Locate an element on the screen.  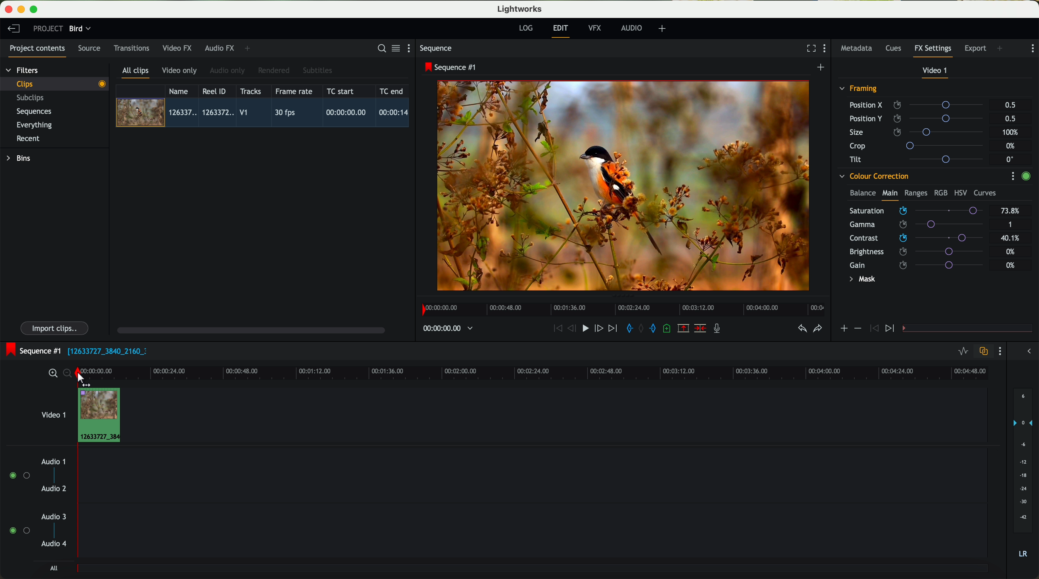
source is located at coordinates (89, 49).